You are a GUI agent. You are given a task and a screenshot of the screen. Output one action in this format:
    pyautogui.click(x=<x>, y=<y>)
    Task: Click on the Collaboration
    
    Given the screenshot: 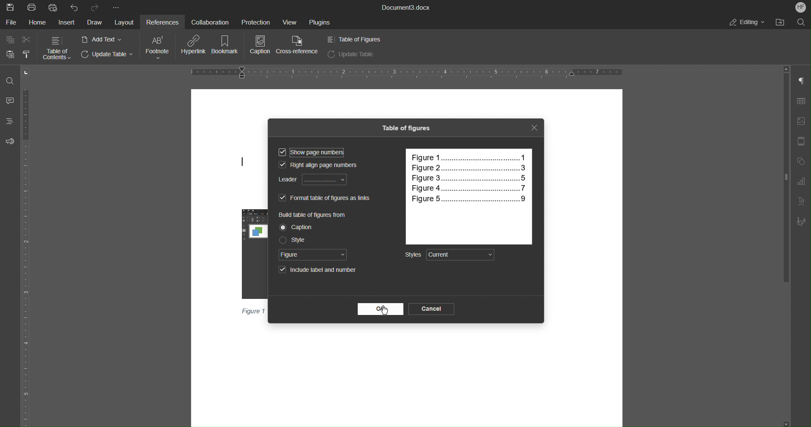 What is the action you would take?
    pyautogui.click(x=208, y=22)
    